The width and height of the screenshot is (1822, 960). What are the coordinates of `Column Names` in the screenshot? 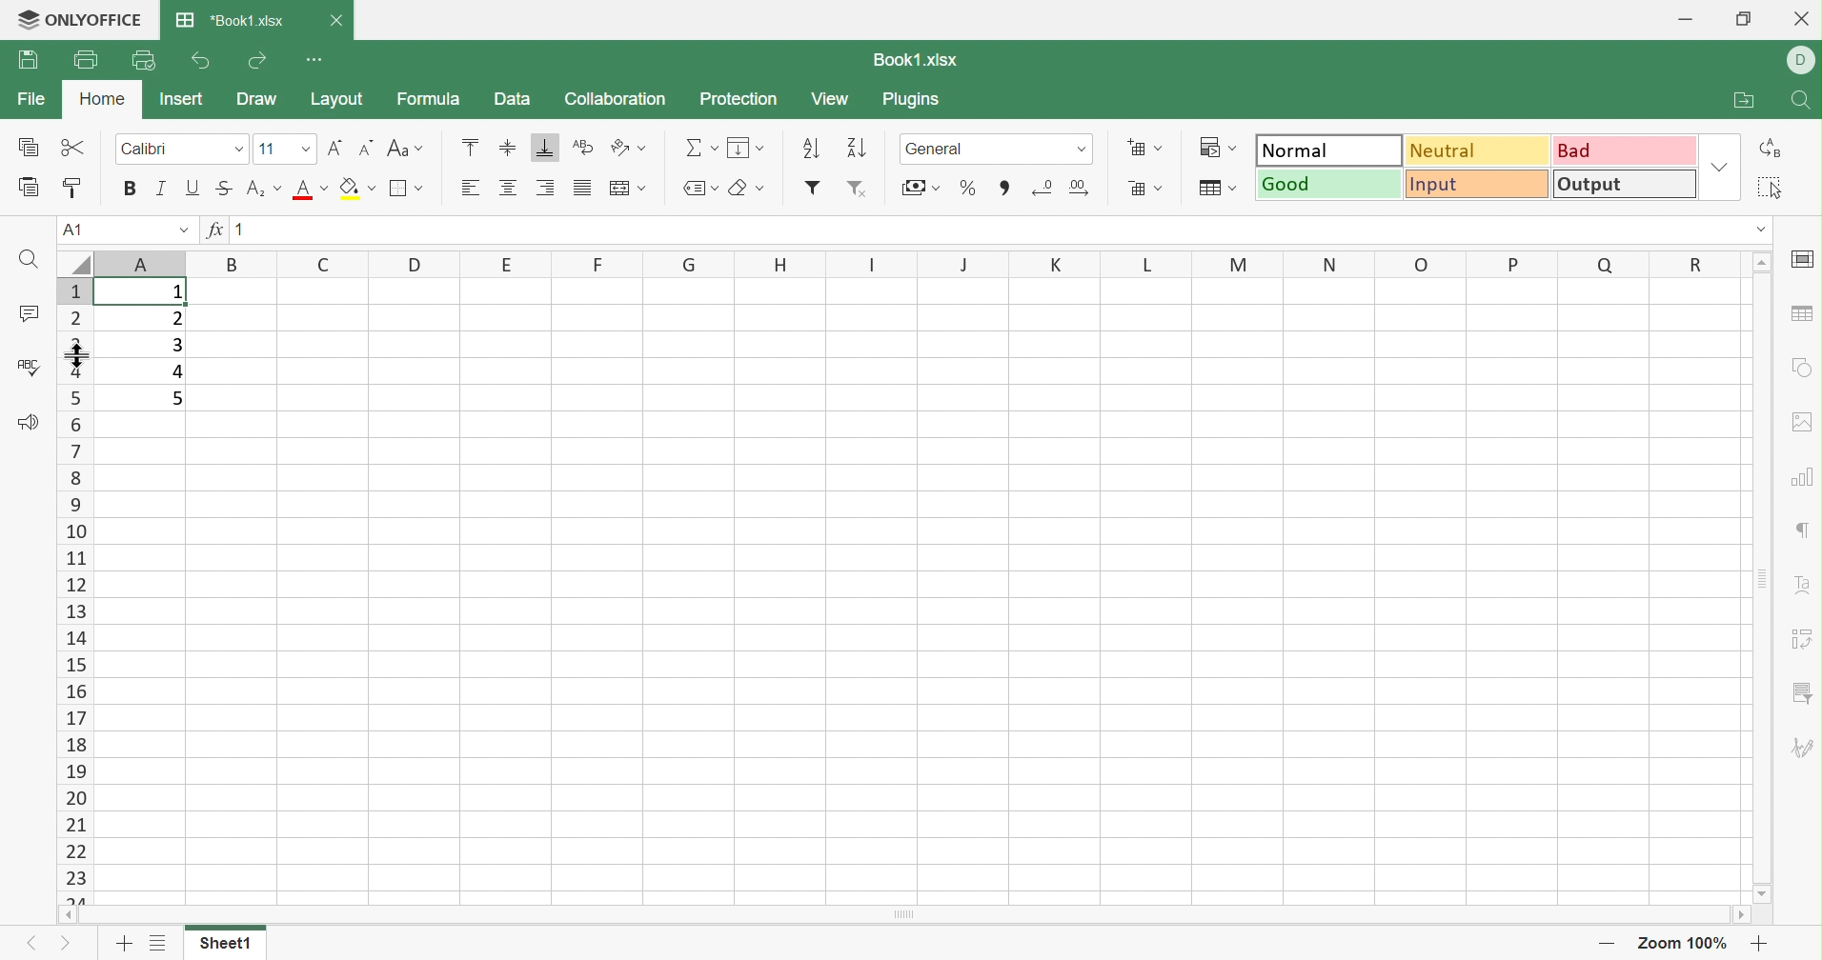 It's located at (905, 263).